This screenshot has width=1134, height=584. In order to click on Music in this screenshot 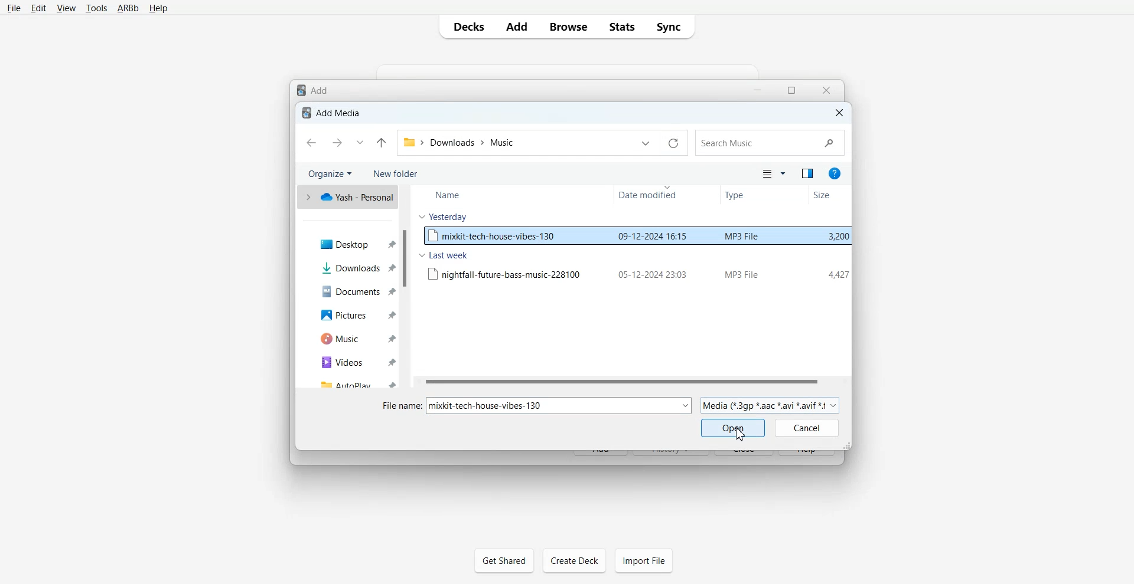, I will do `click(356, 339)`.